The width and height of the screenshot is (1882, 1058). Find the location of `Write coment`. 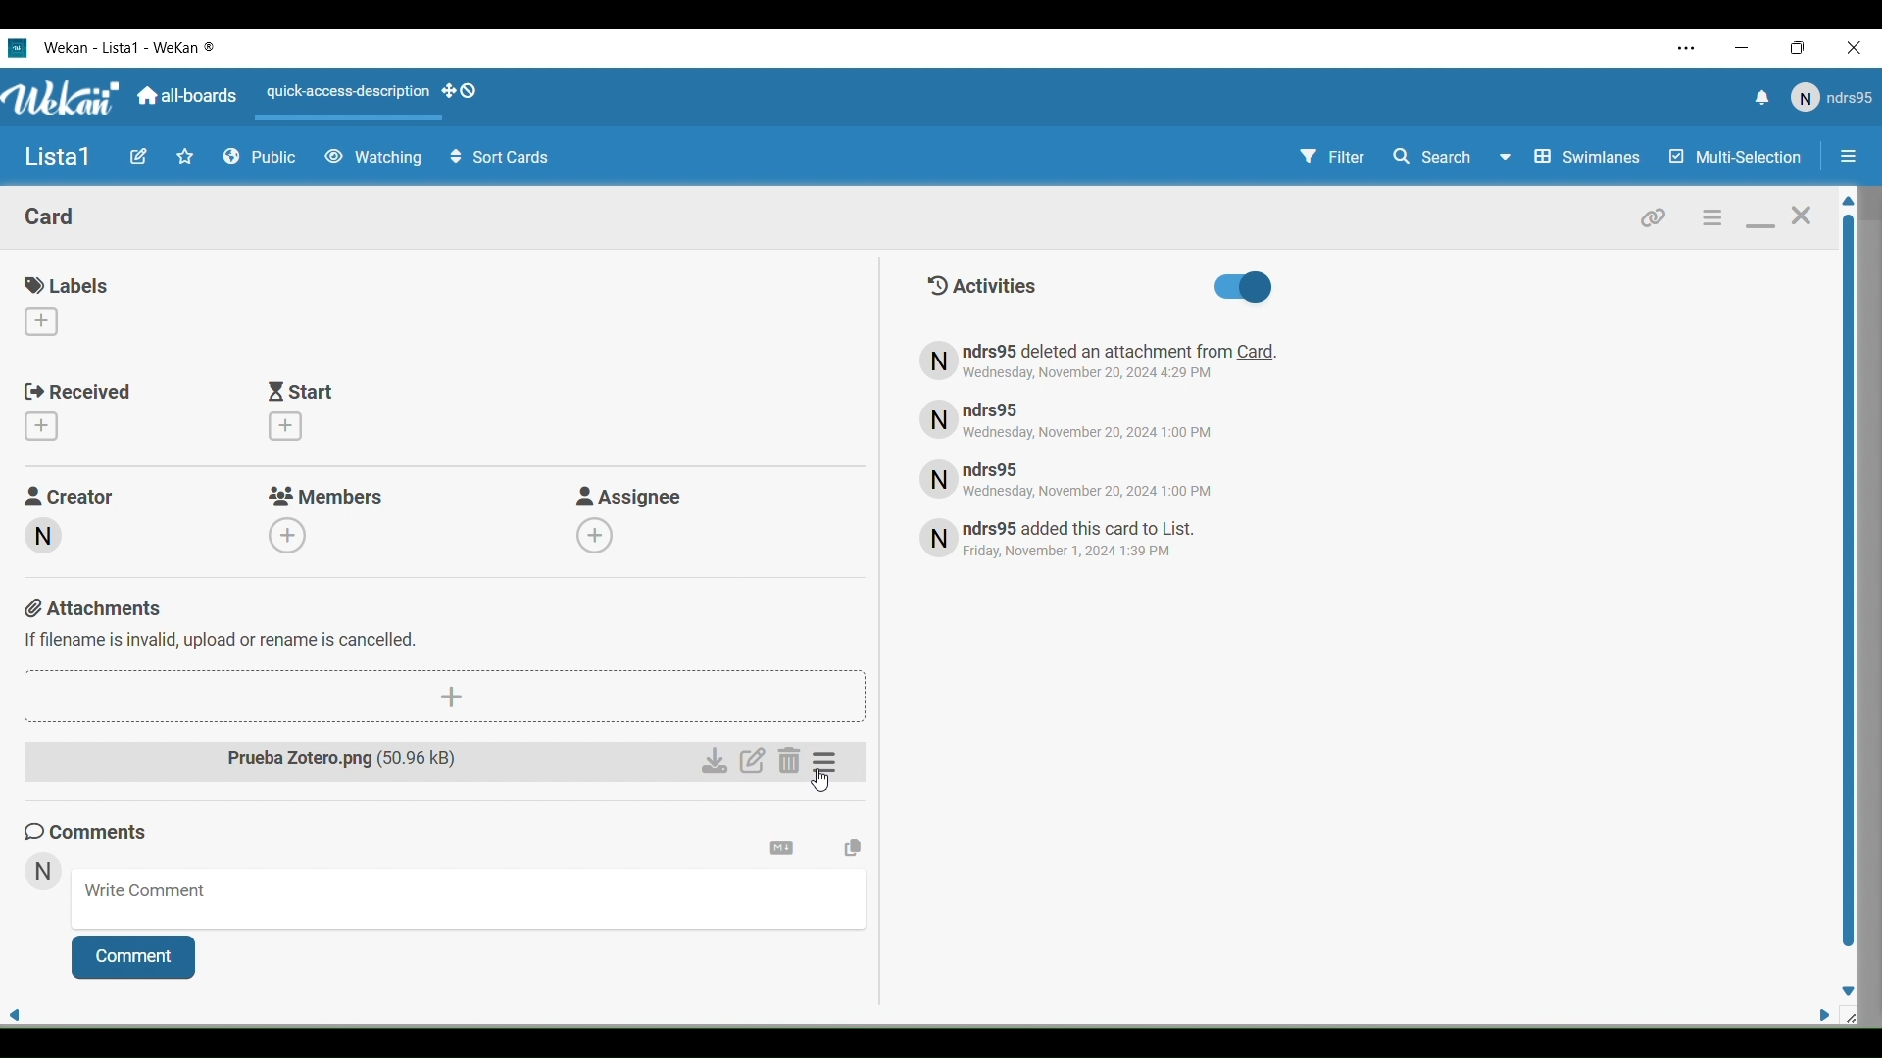

Write coment is located at coordinates (470, 899).